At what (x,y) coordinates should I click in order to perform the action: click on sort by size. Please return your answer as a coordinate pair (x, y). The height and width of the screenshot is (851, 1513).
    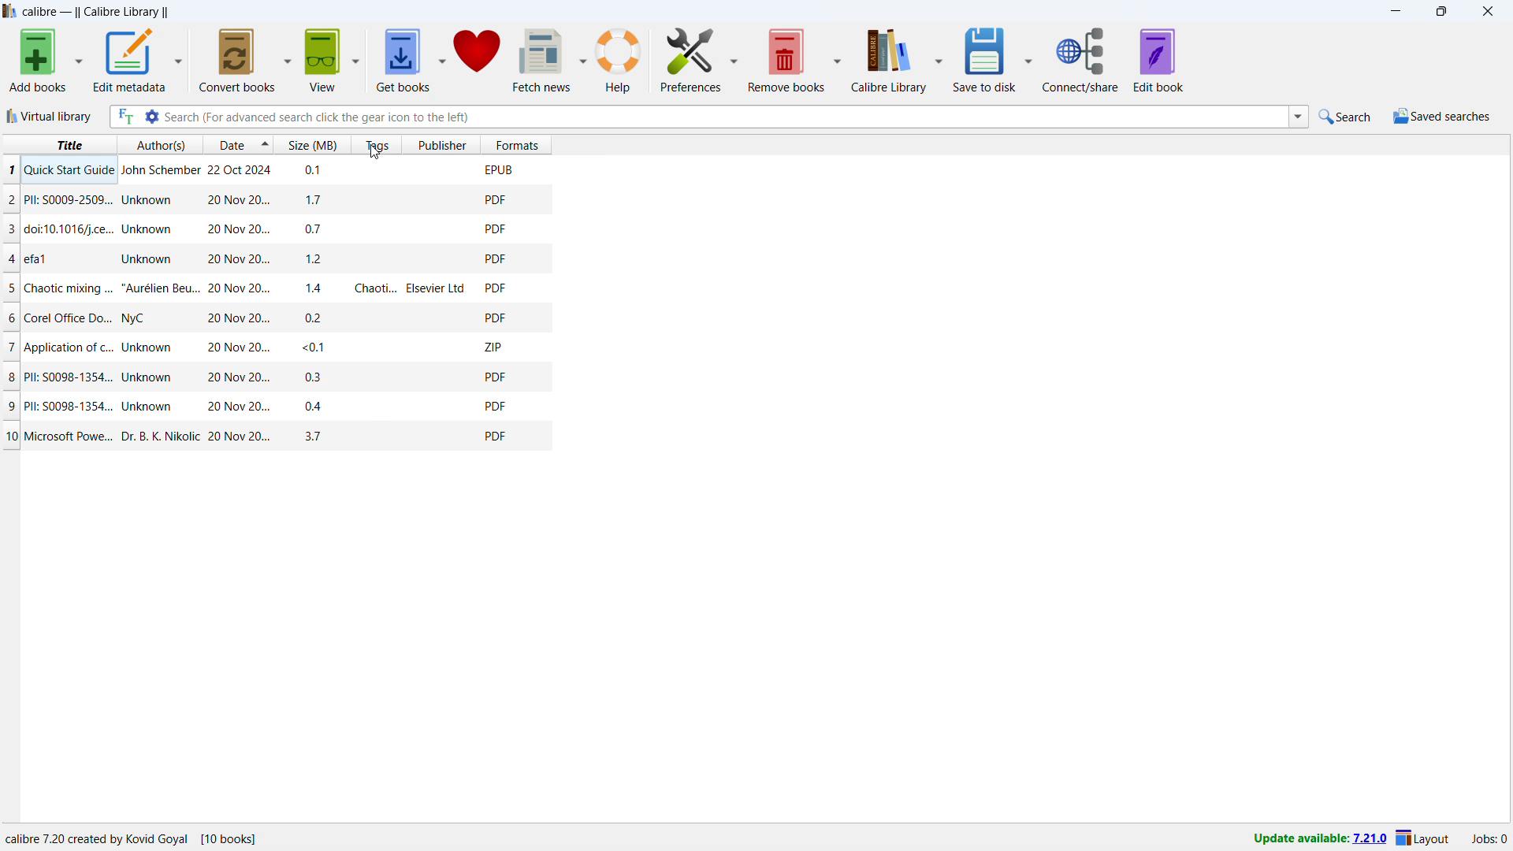
    Looking at the image, I should click on (314, 144).